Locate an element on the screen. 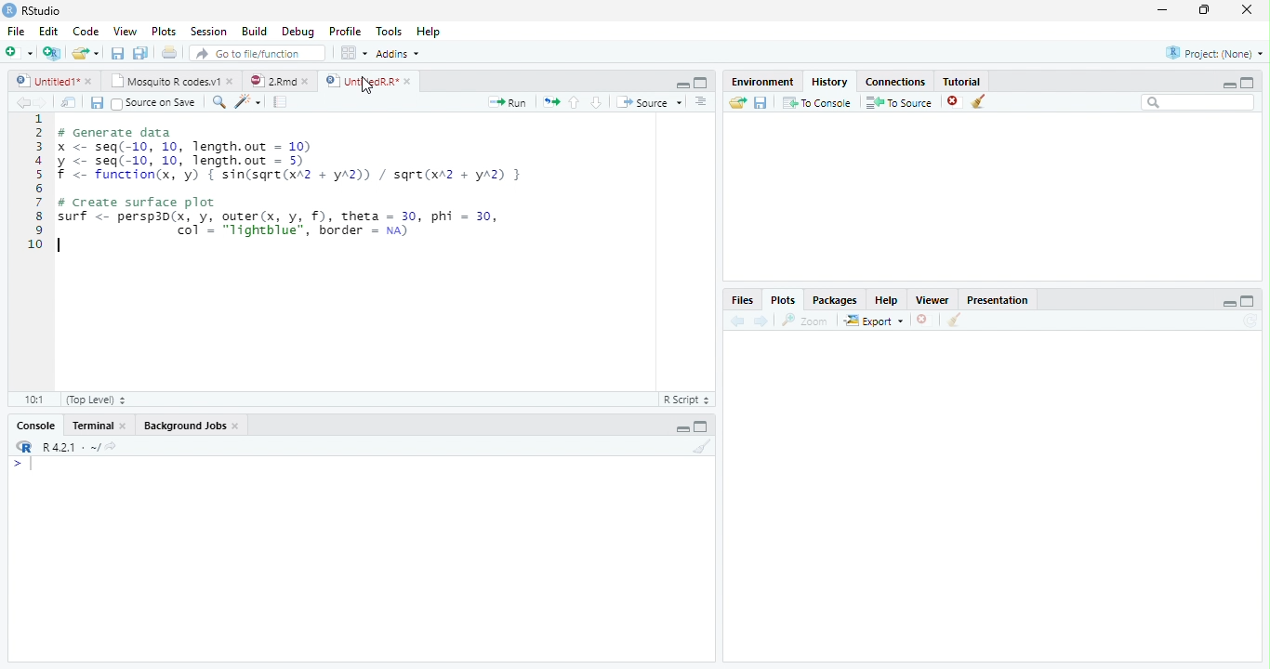 This screenshot has height=669, width=1270. Tools is located at coordinates (387, 30).